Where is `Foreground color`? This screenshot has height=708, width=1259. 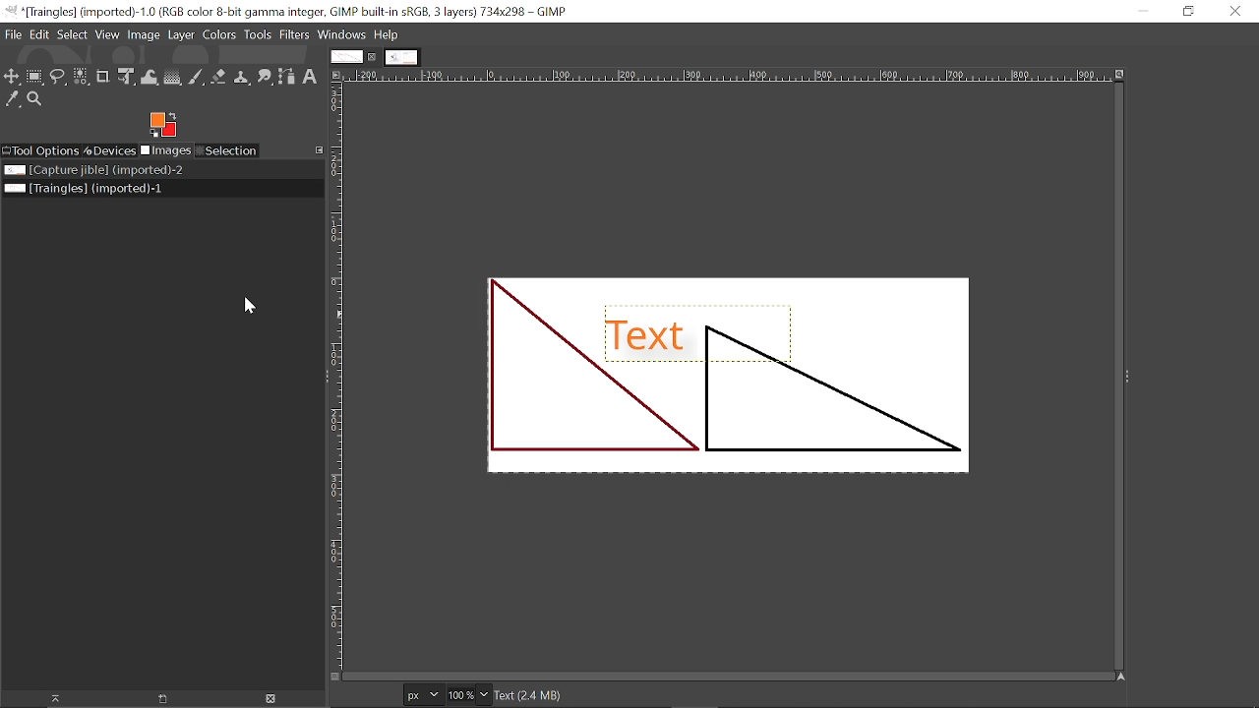 Foreground color is located at coordinates (165, 124).